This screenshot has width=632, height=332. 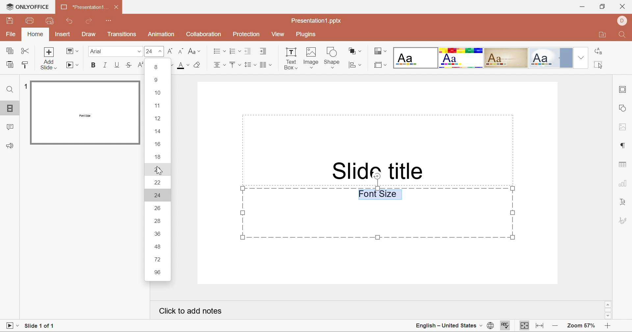 I want to click on Set document language, so click(x=490, y=326).